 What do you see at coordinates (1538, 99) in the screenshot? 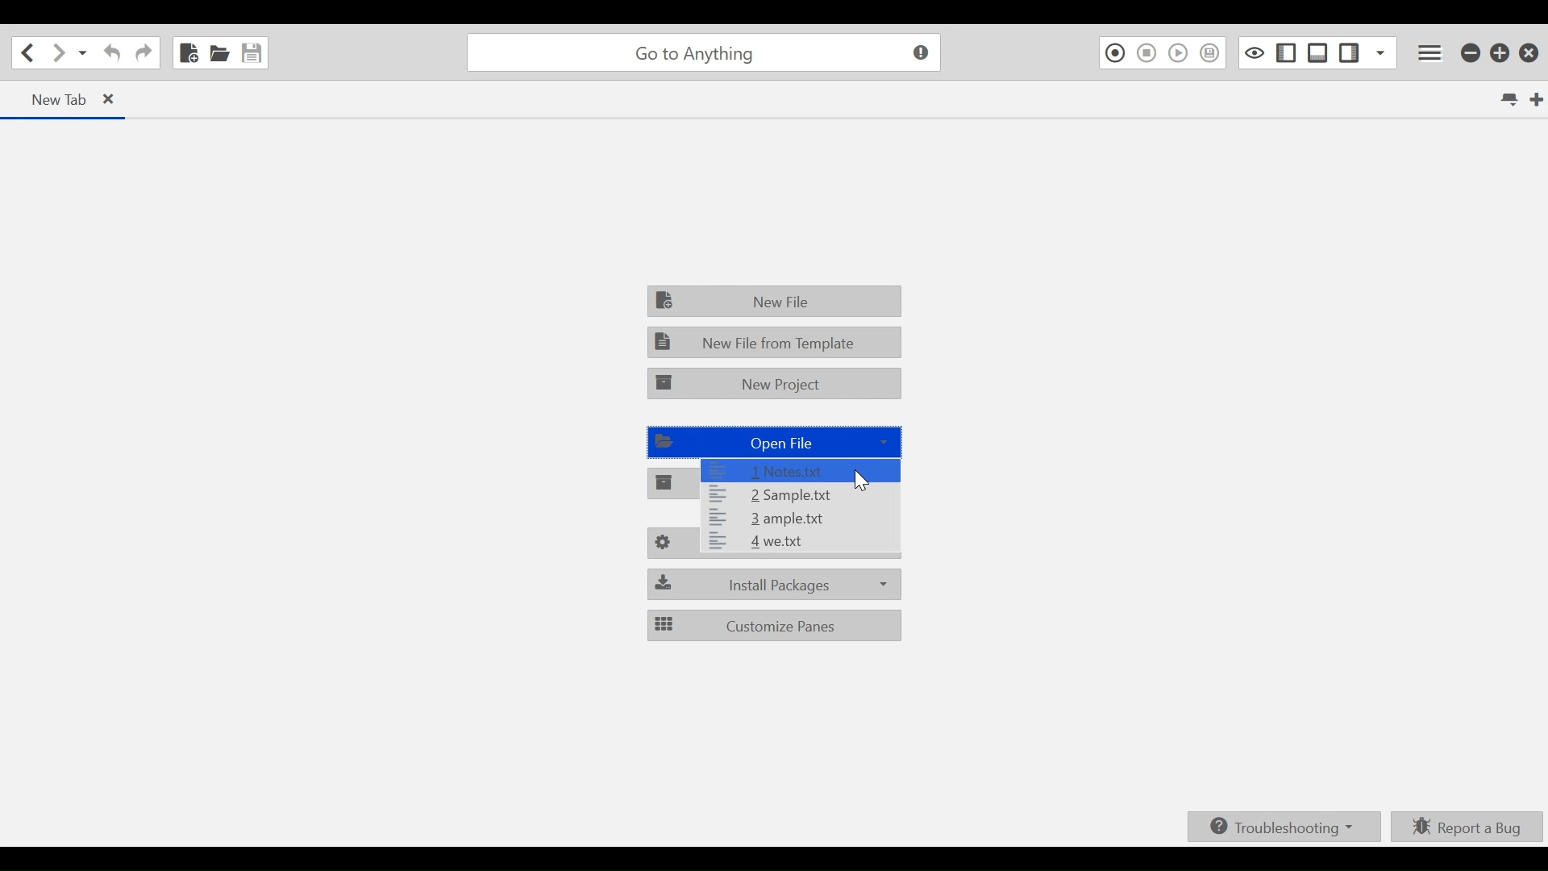
I see `Add new Tab` at bounding box center [1538, 99].